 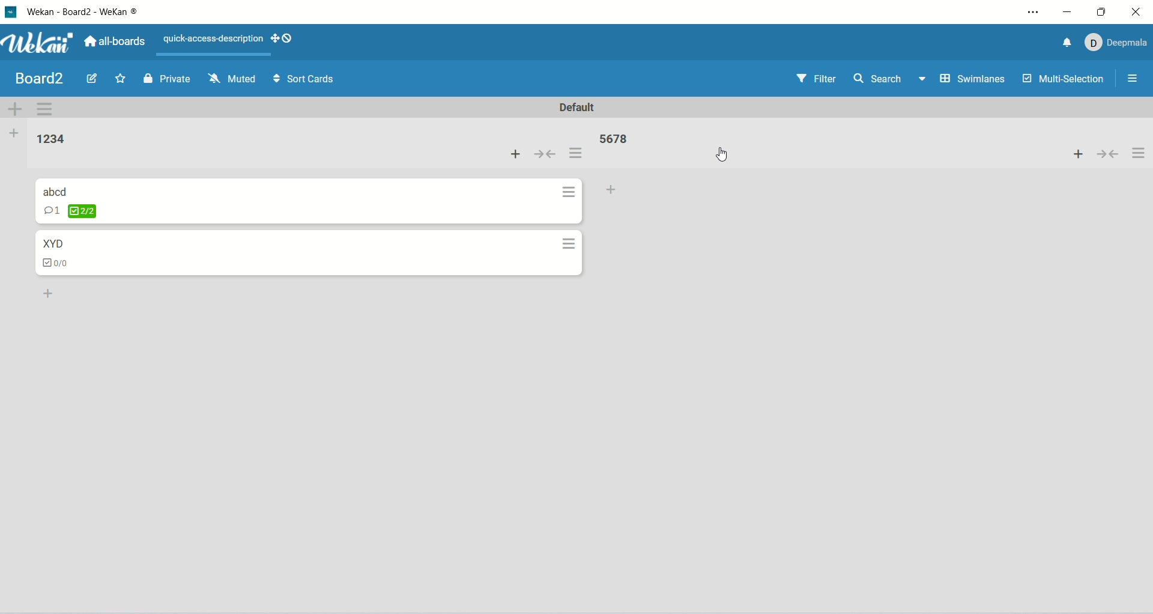 What do you see at coordinates (515, 152) in the screenshot?
I see `add` at bounding box center [515, 152].